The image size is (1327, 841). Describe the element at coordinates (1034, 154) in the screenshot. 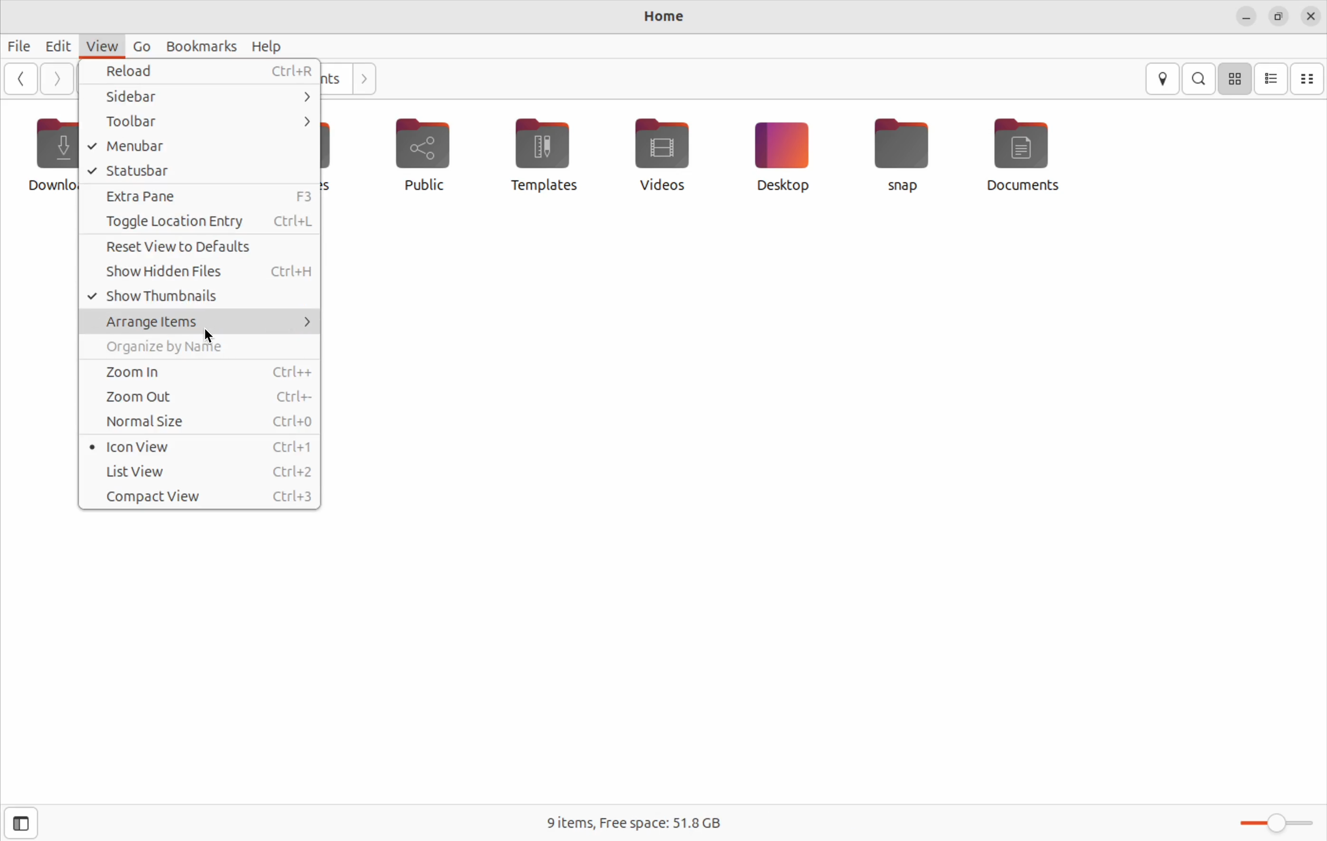

I see `Documents file` at that location.